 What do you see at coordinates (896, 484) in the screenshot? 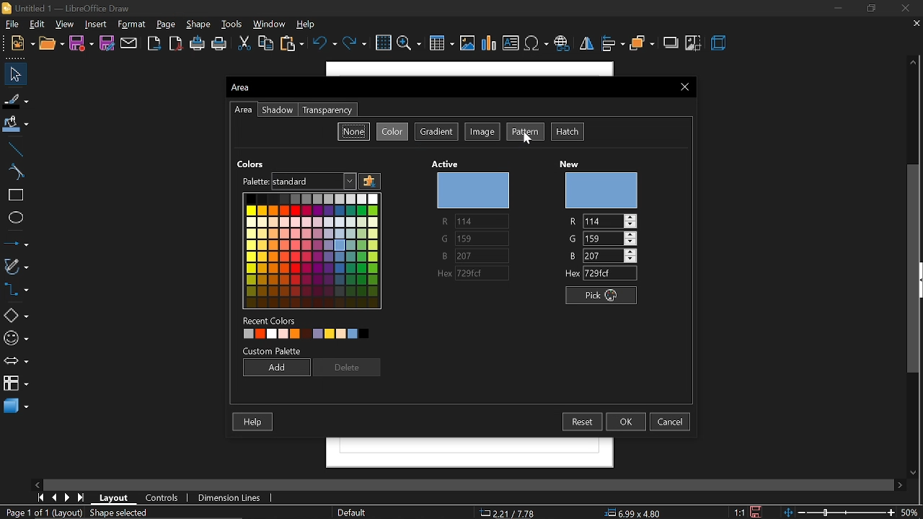
I see `move right` at bounding box center [896, 484].